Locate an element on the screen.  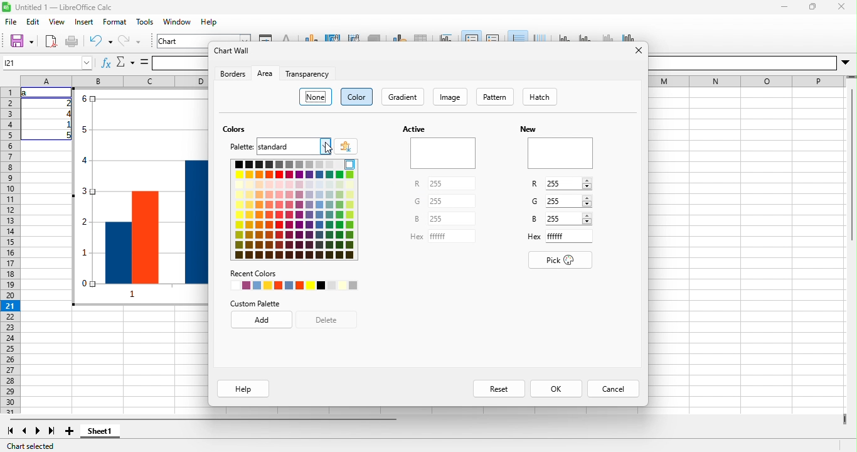
first sheet is located at coordinates (11, 431).